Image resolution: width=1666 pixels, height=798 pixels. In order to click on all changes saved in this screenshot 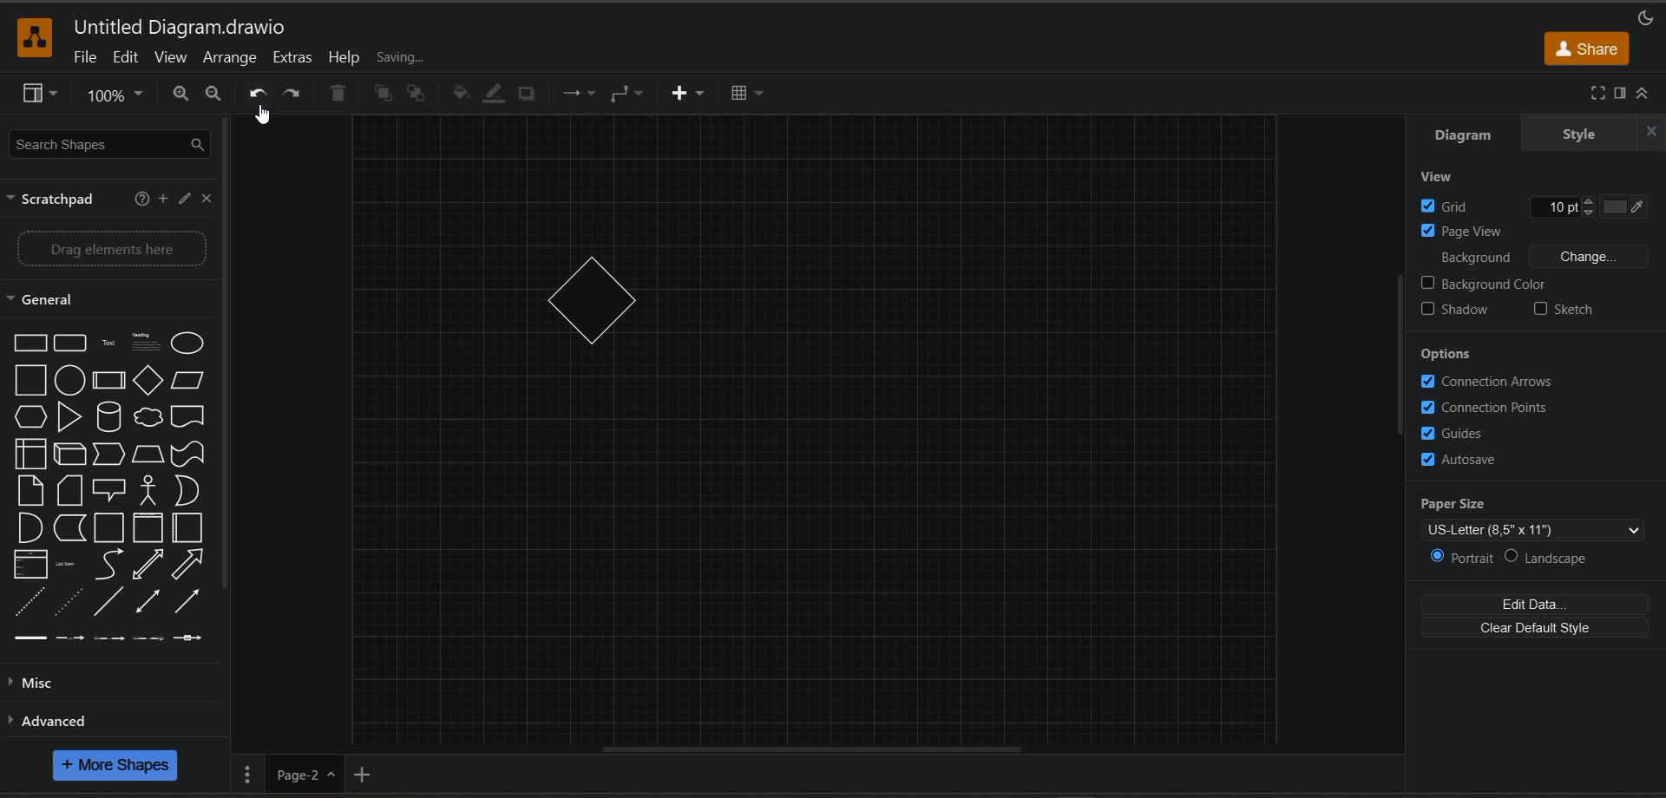, I will do `click(436, 61)`.